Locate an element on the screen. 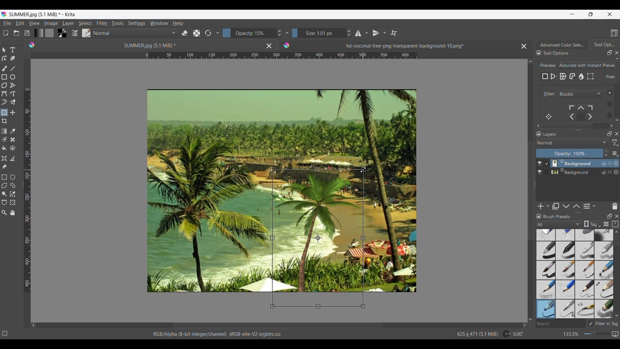 This screenshot has height=349, width=620. Normal mode options is located at coordinates (572, 143).